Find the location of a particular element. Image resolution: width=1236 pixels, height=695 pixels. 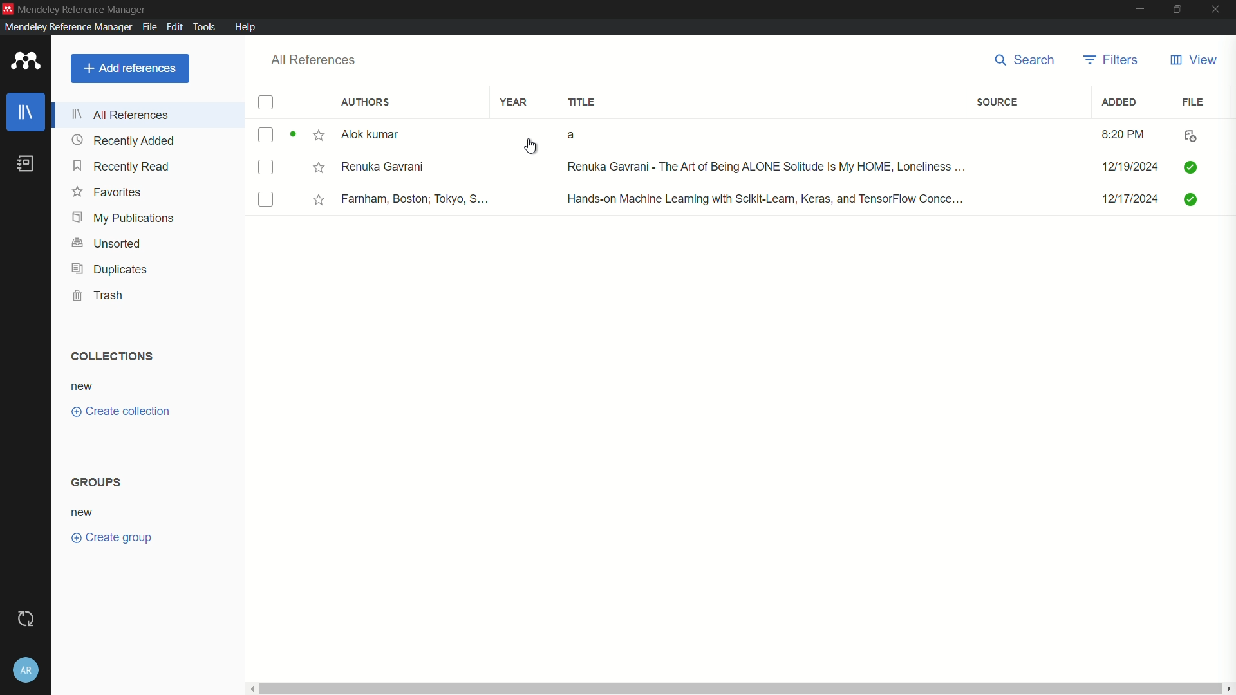

add reference is located at coordinates (129, 68).